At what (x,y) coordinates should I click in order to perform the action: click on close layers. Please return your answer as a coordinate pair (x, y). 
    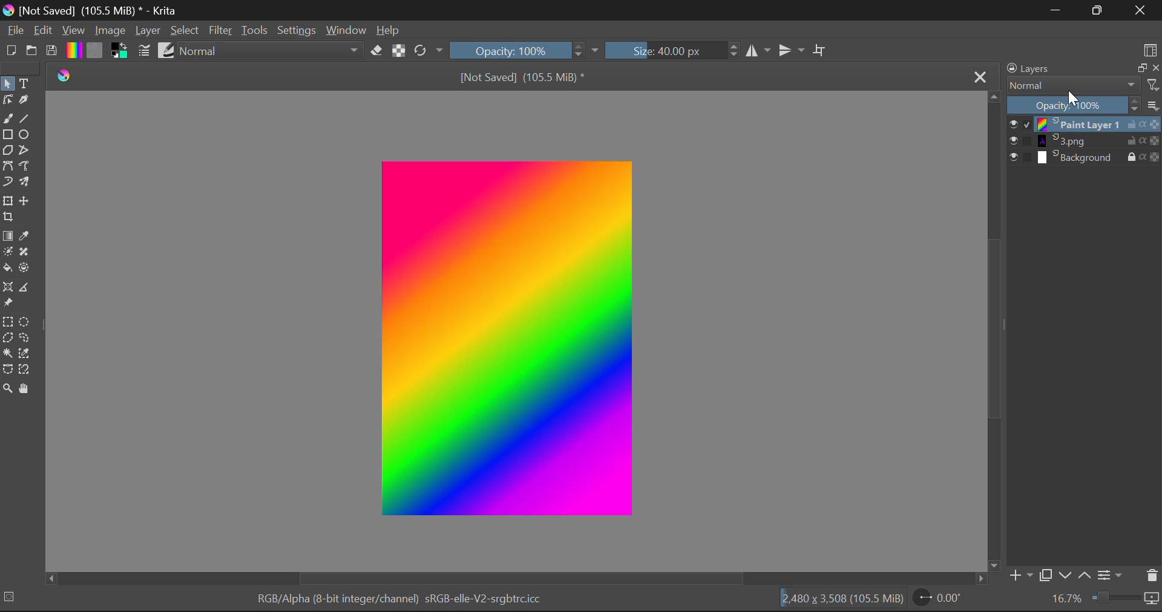
    Looking at the image, I should click on (1155, 68).